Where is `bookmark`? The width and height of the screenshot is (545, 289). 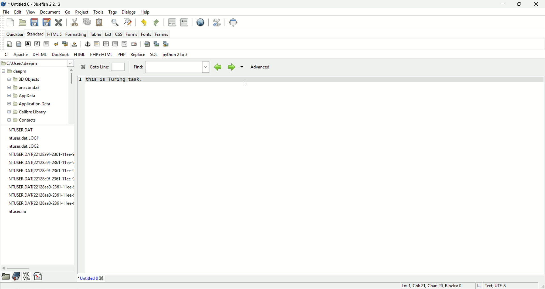 bookmark is located at coordinates (16, 276).